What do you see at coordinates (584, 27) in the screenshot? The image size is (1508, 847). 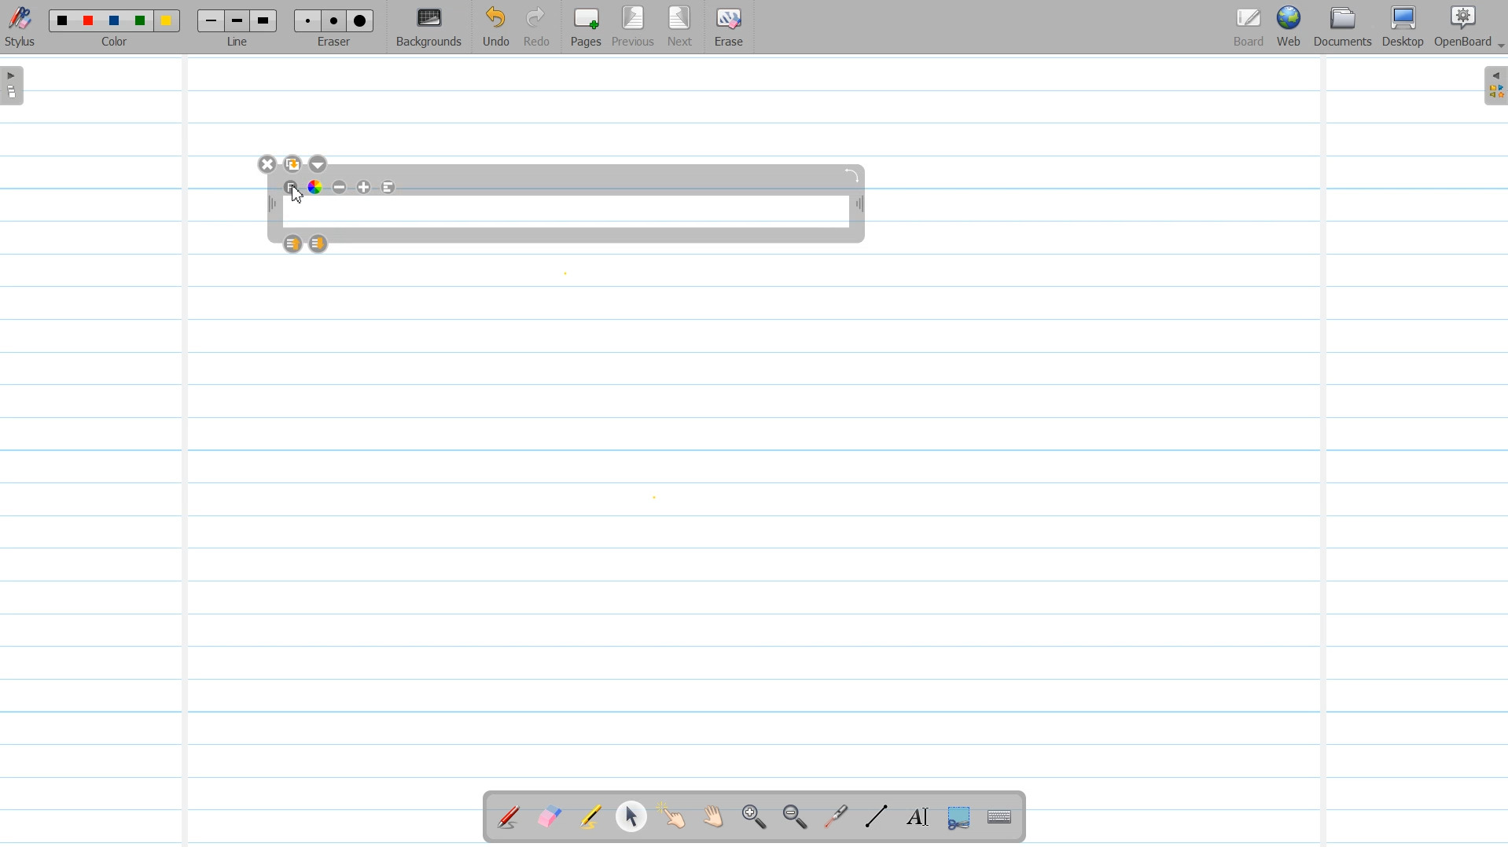 I see `Pages` at bounding box center [584, 27].